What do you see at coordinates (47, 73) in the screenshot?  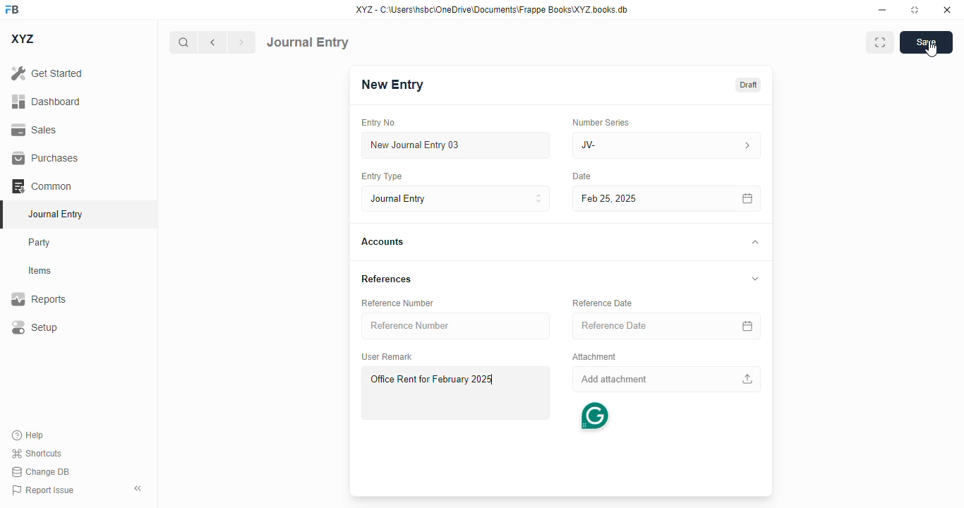 I see `get started` at bounding box center [47, 73].